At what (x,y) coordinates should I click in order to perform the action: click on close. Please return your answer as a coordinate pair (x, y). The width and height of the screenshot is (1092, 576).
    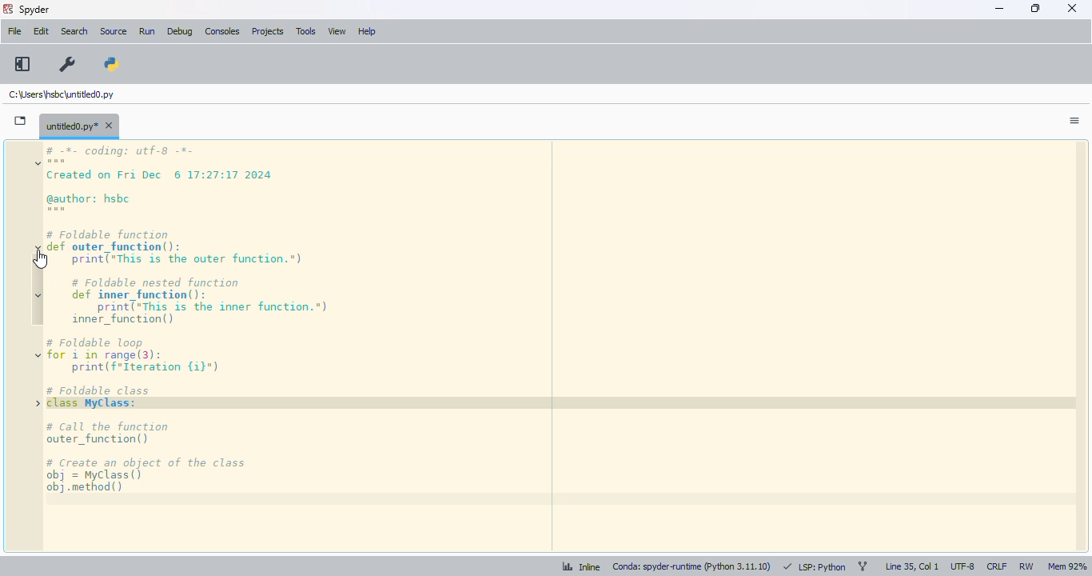
    Looking at the image, I should click on (1072, 8).